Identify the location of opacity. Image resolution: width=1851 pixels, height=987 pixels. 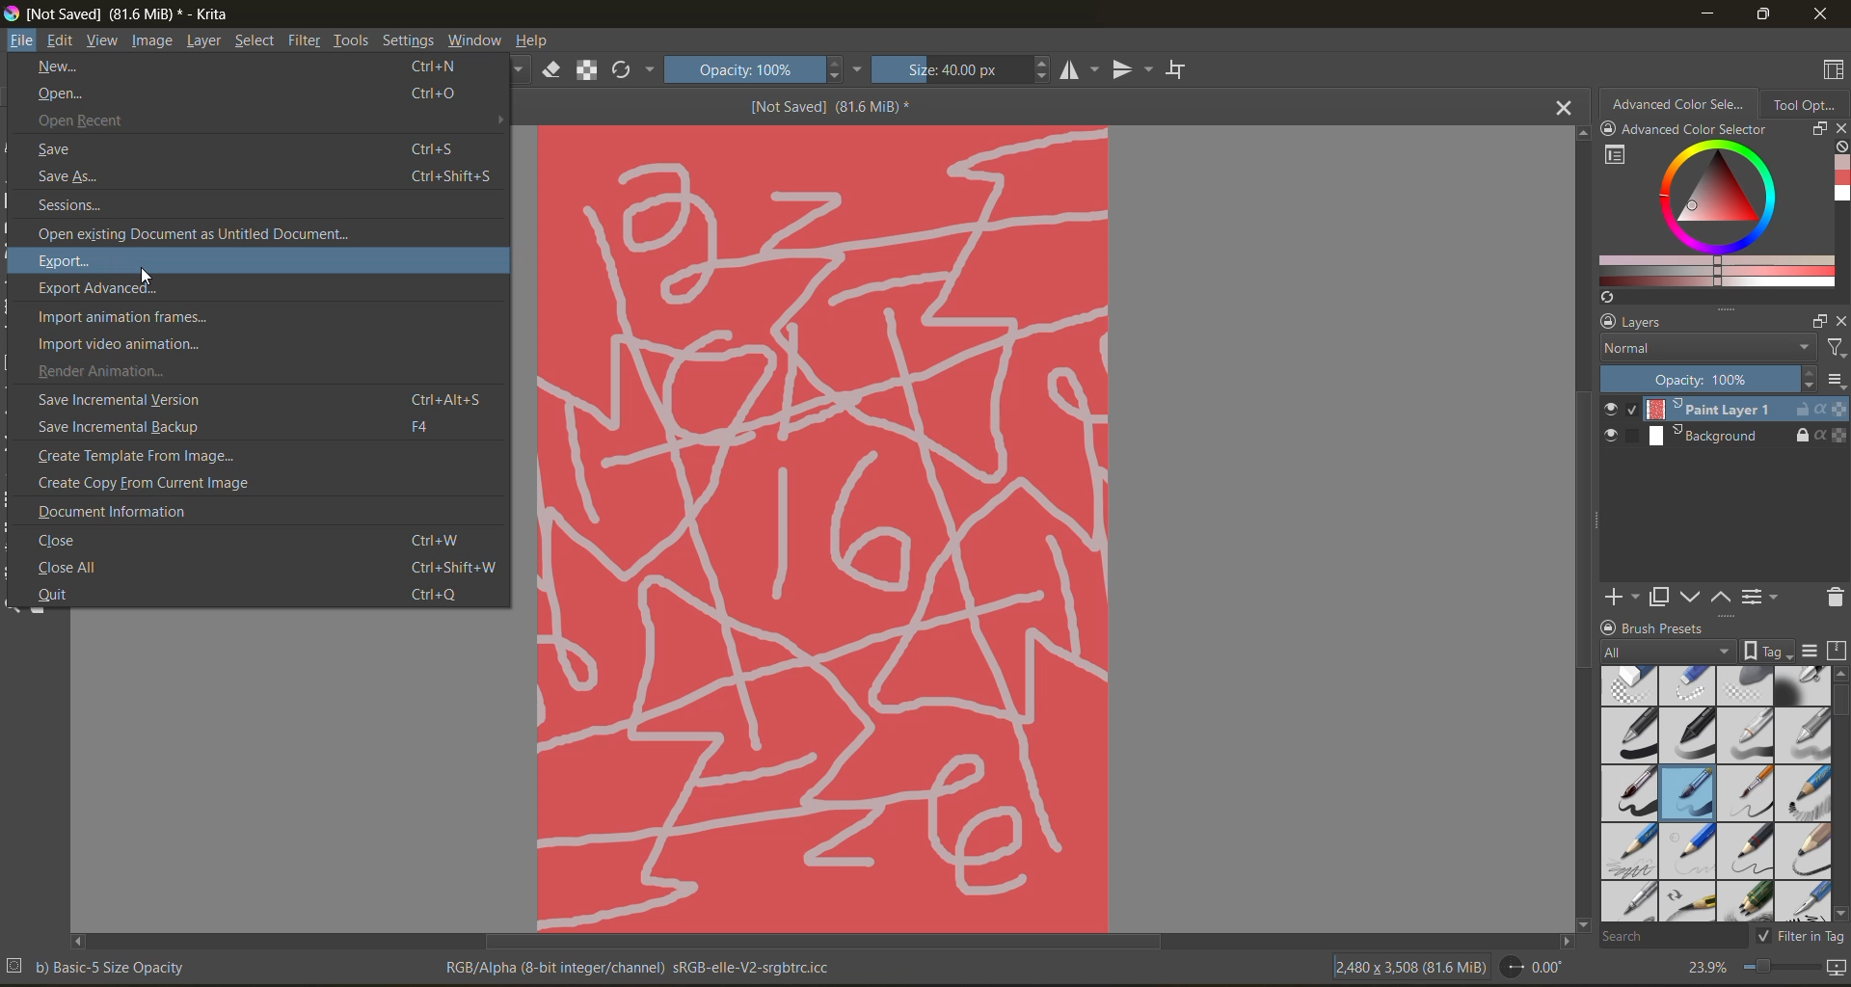
(1724, 380).